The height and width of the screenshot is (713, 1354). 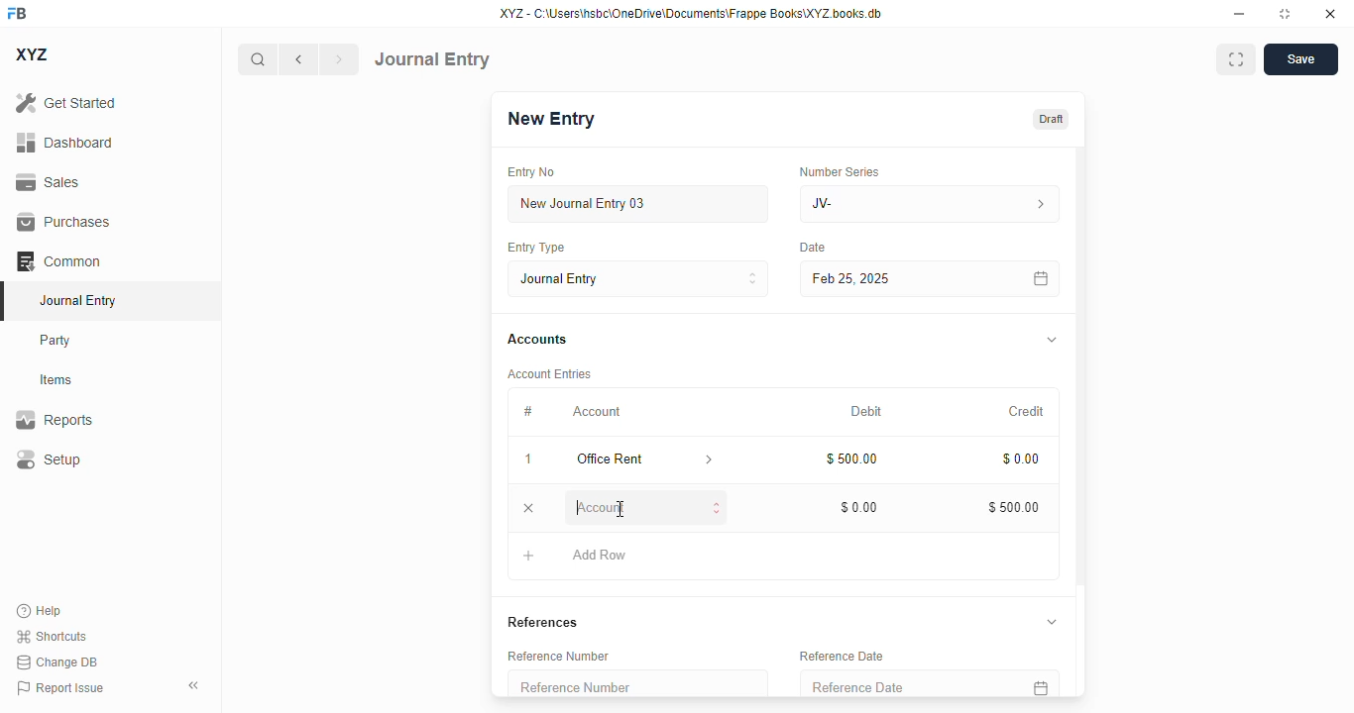 What do you see at coordinates (1301, 59) in the screenshot?
I see `save` at bounding box center [1301, 59].